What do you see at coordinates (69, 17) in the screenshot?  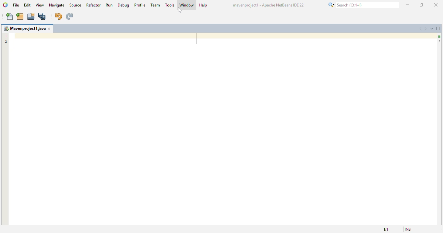 I see `redo` at bounding box center [69, 17].